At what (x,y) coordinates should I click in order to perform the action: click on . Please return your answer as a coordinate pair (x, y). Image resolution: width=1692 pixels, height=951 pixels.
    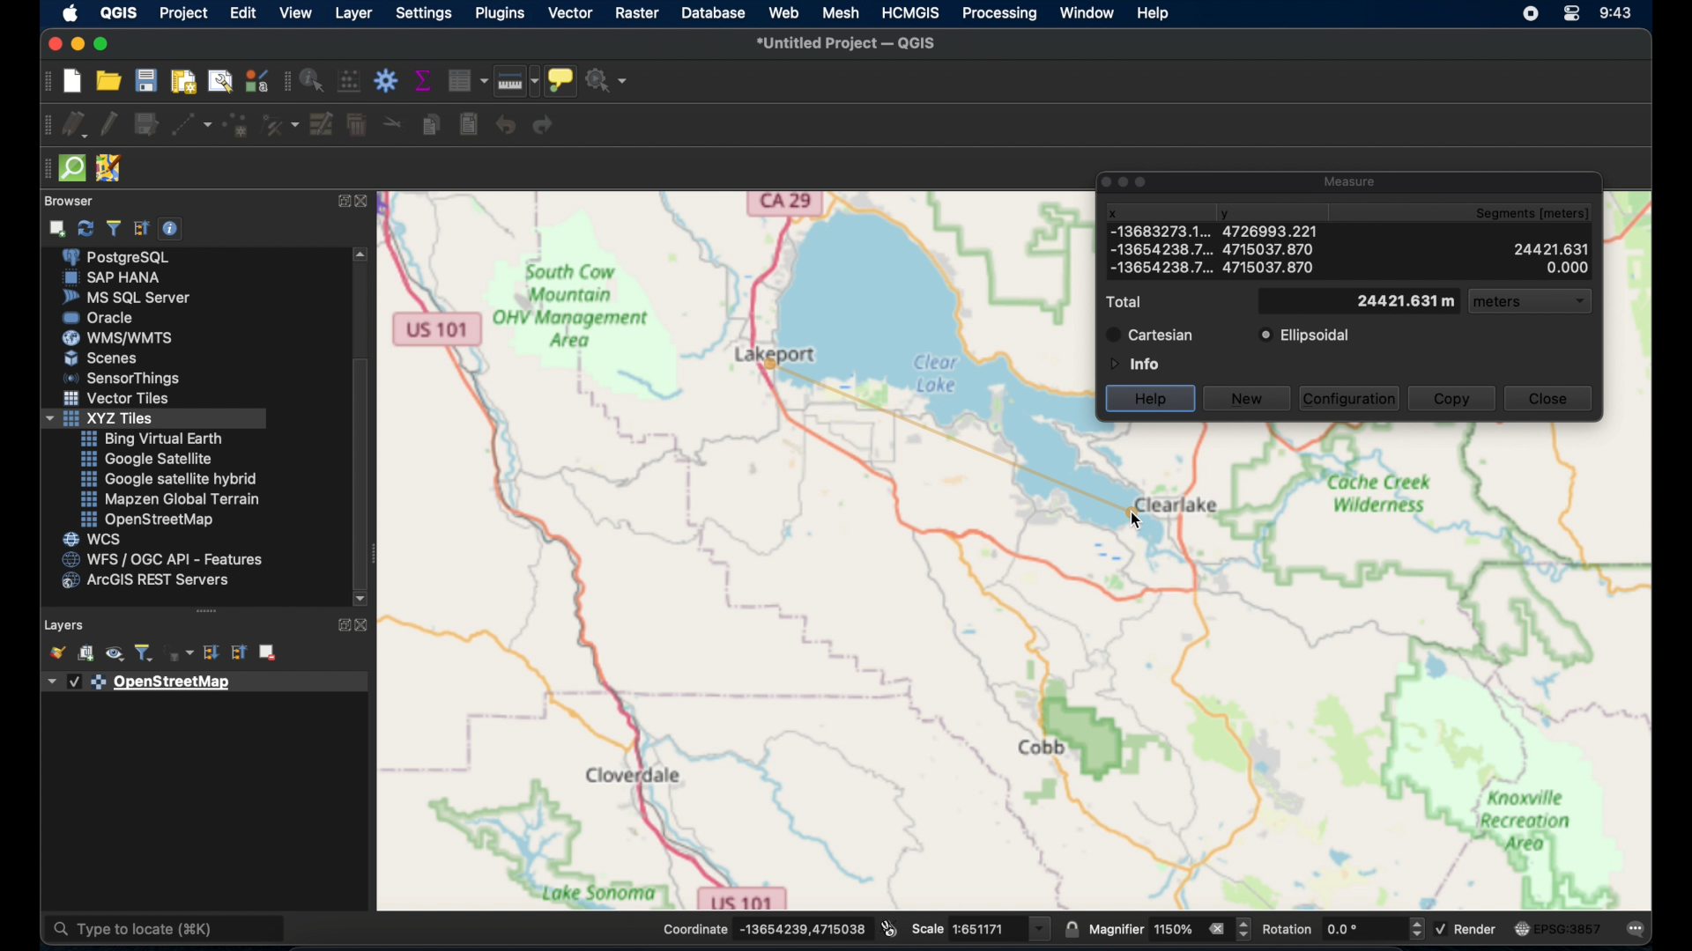
    Looking at the image, I should click on (119, 401).